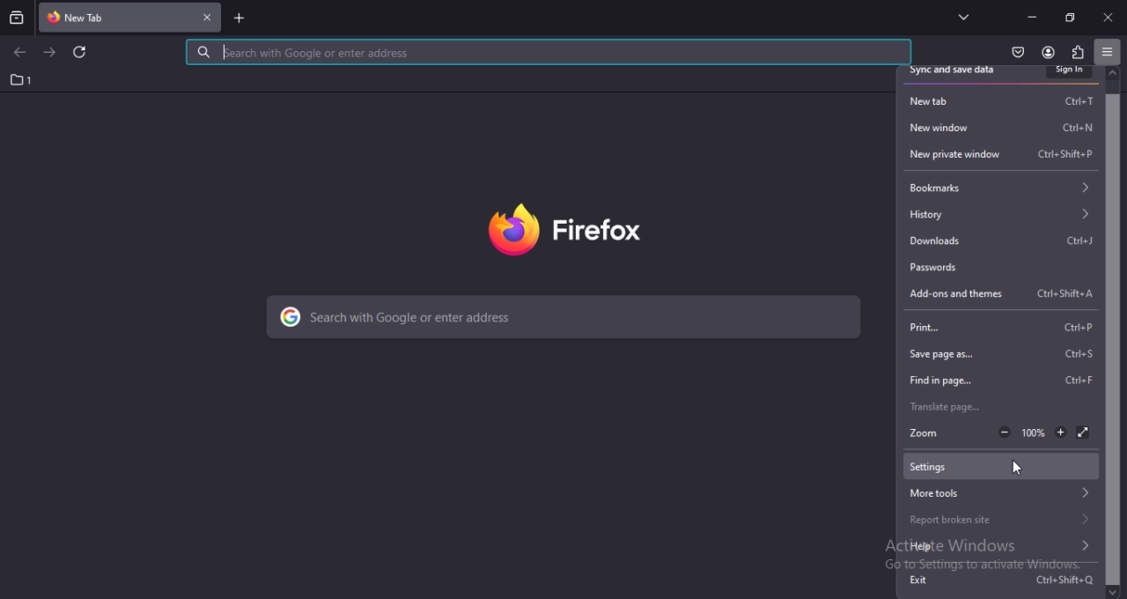 The height and width of the screenshot is (599, 1127). I want to click on search with google or enter address, so click(565, 317).